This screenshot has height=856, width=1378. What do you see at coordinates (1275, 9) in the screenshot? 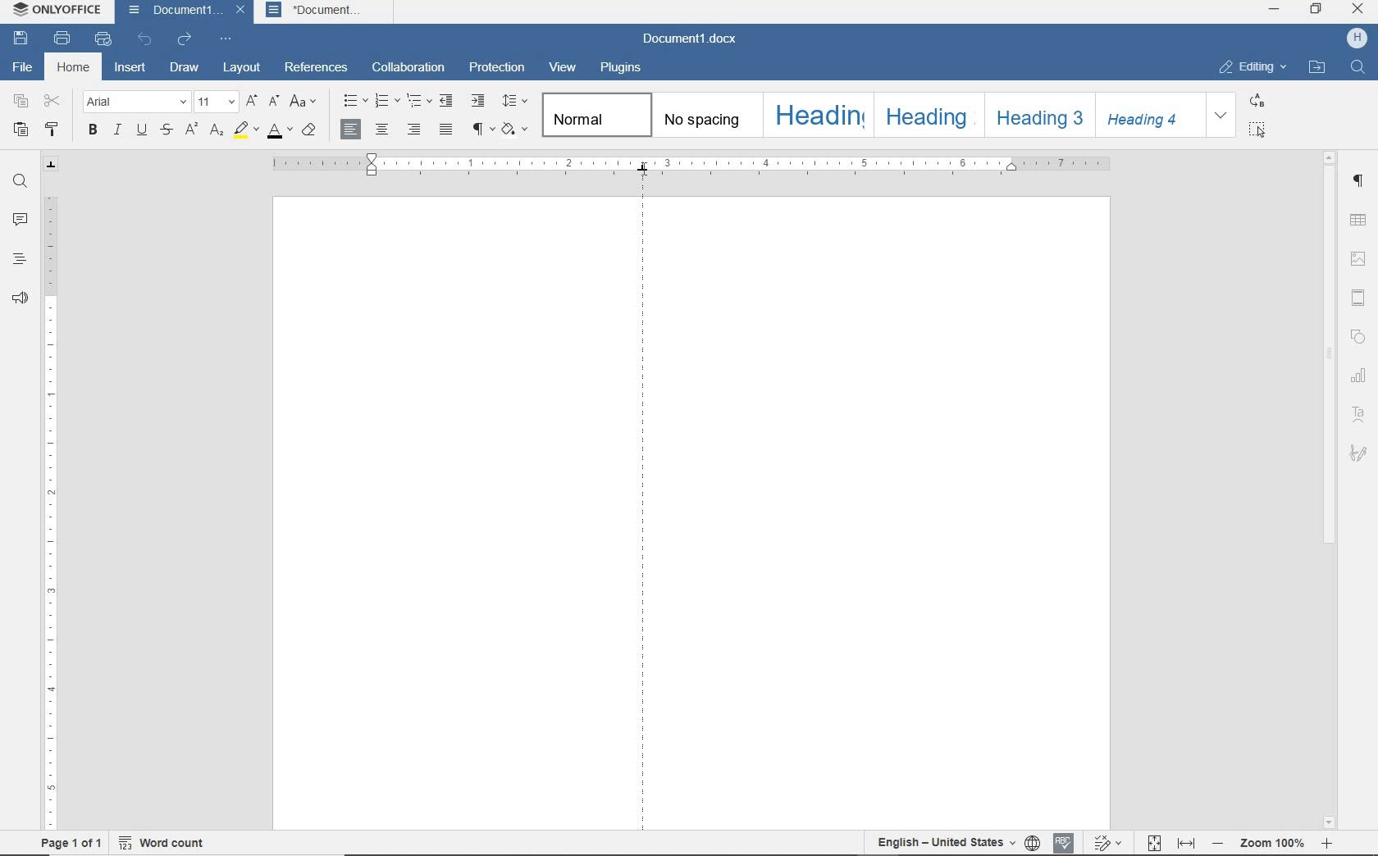
I see `MINIMIZE` at bounding box center [1275, 9].